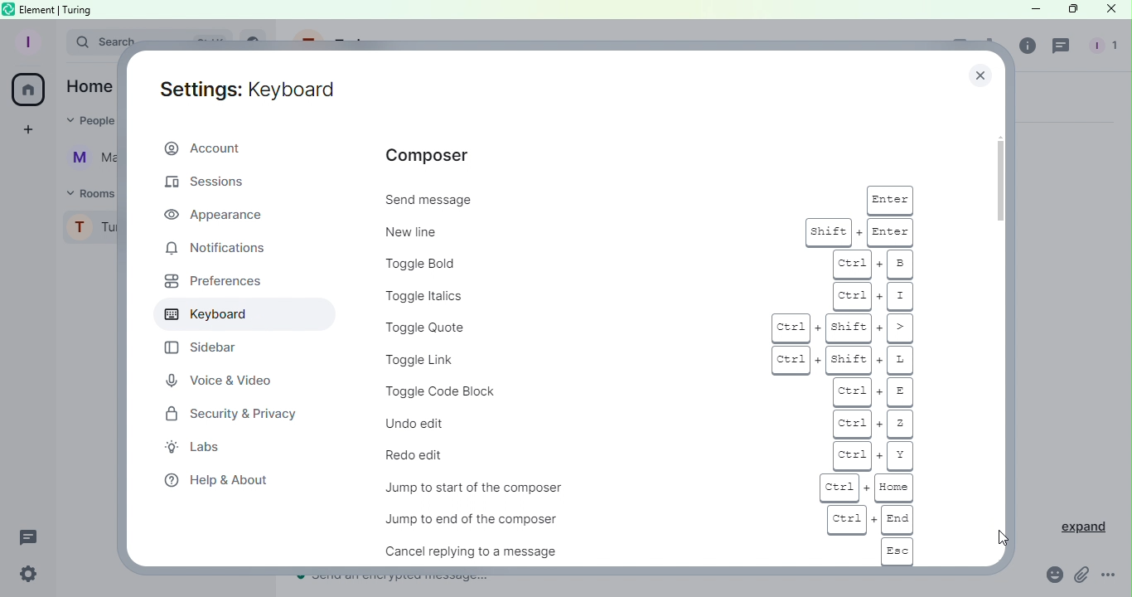 This screenshot has width=1132, height=597. I want to click on People, so click(93, 120).